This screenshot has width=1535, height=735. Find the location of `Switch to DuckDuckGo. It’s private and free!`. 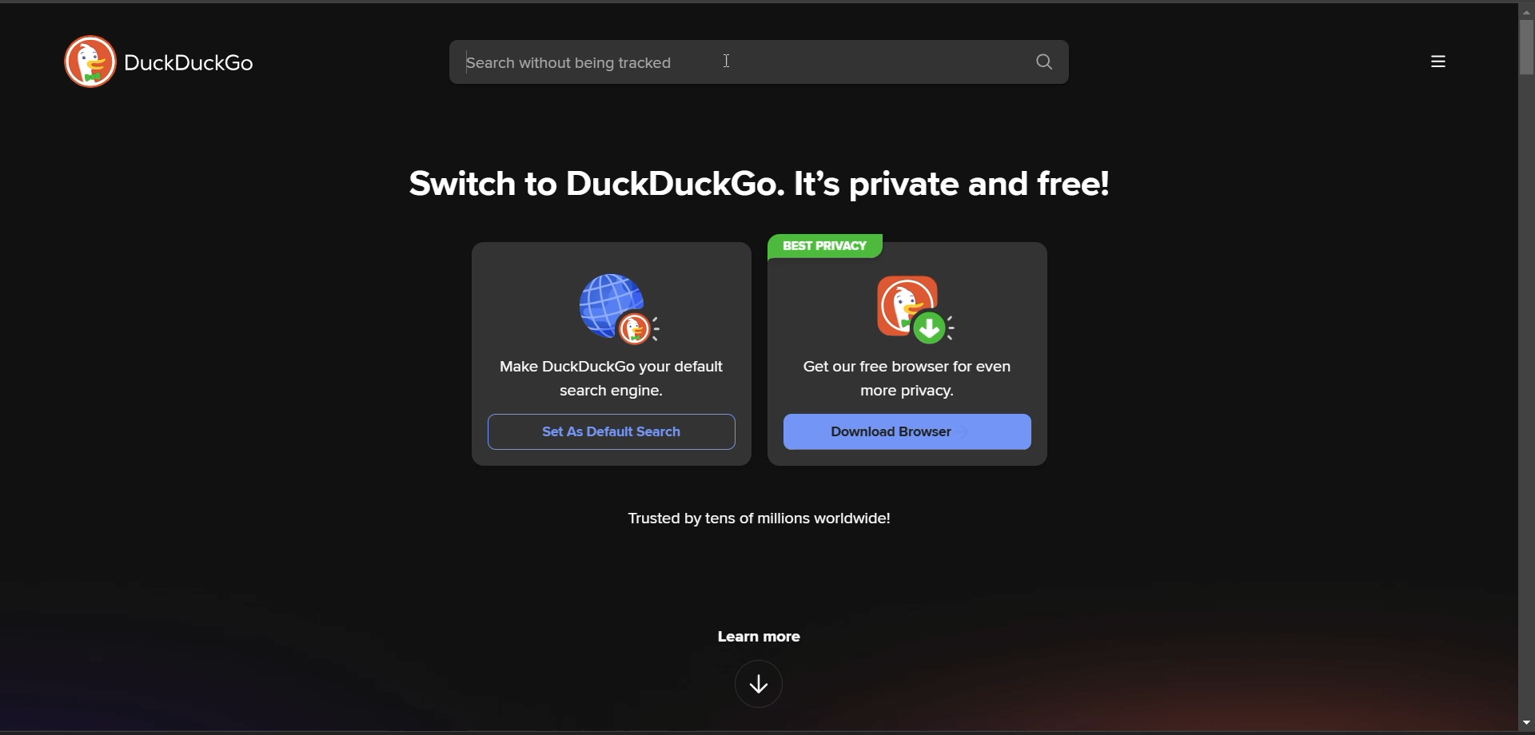

Switch to DuckDuckGo. It’s private and free! is located at coordinates (751, 181).